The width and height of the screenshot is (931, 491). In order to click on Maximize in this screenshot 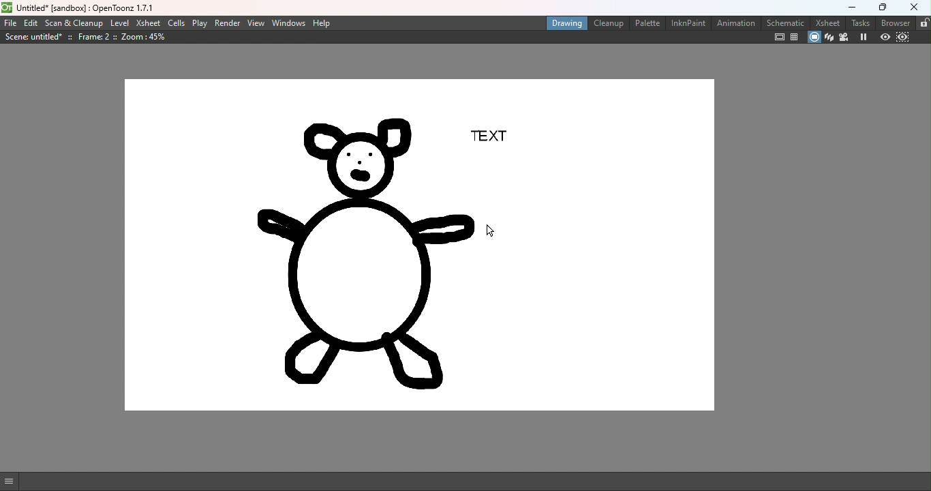, I will do `click(885, 6)`.